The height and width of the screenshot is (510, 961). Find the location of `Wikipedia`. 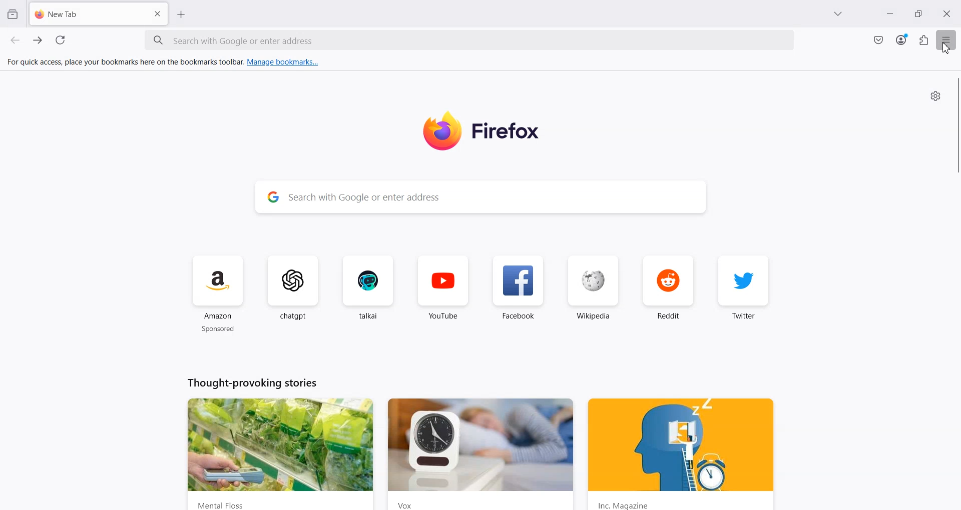

Wikipedia is located at coordinates (595, 294).